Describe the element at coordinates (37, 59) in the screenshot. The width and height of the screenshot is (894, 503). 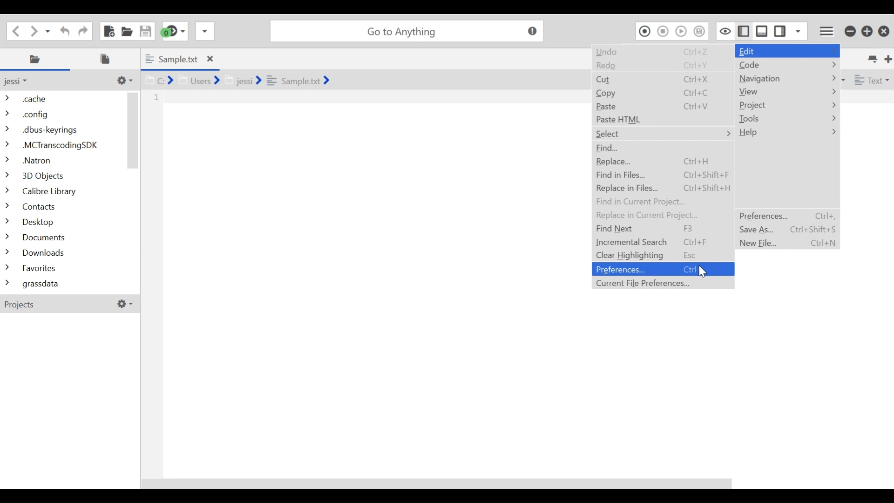
I see `Places` at that location.